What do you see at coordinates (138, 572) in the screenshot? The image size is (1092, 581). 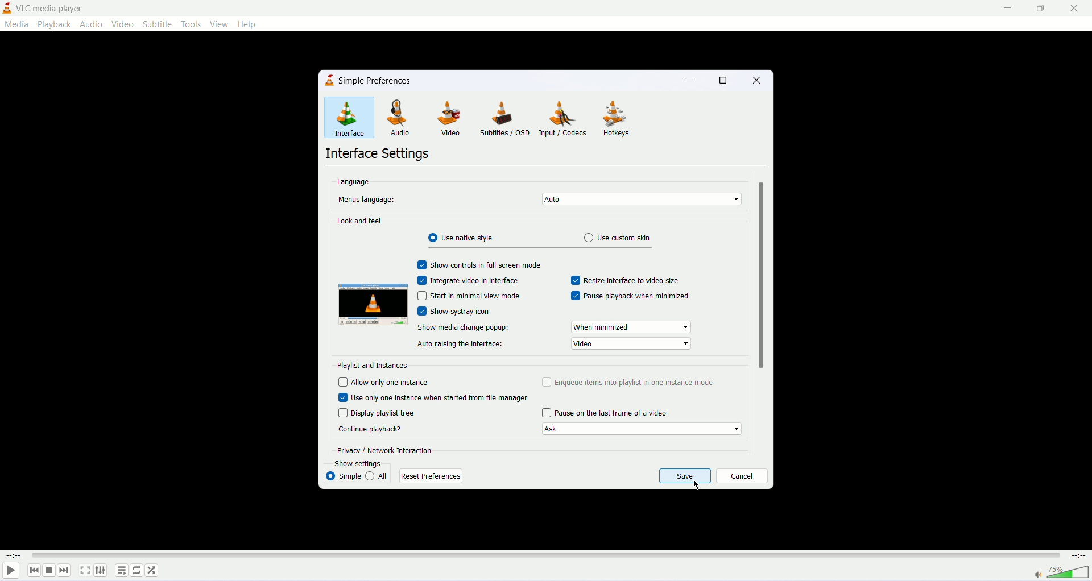 I see `loop` at bounding box center [138, 572].